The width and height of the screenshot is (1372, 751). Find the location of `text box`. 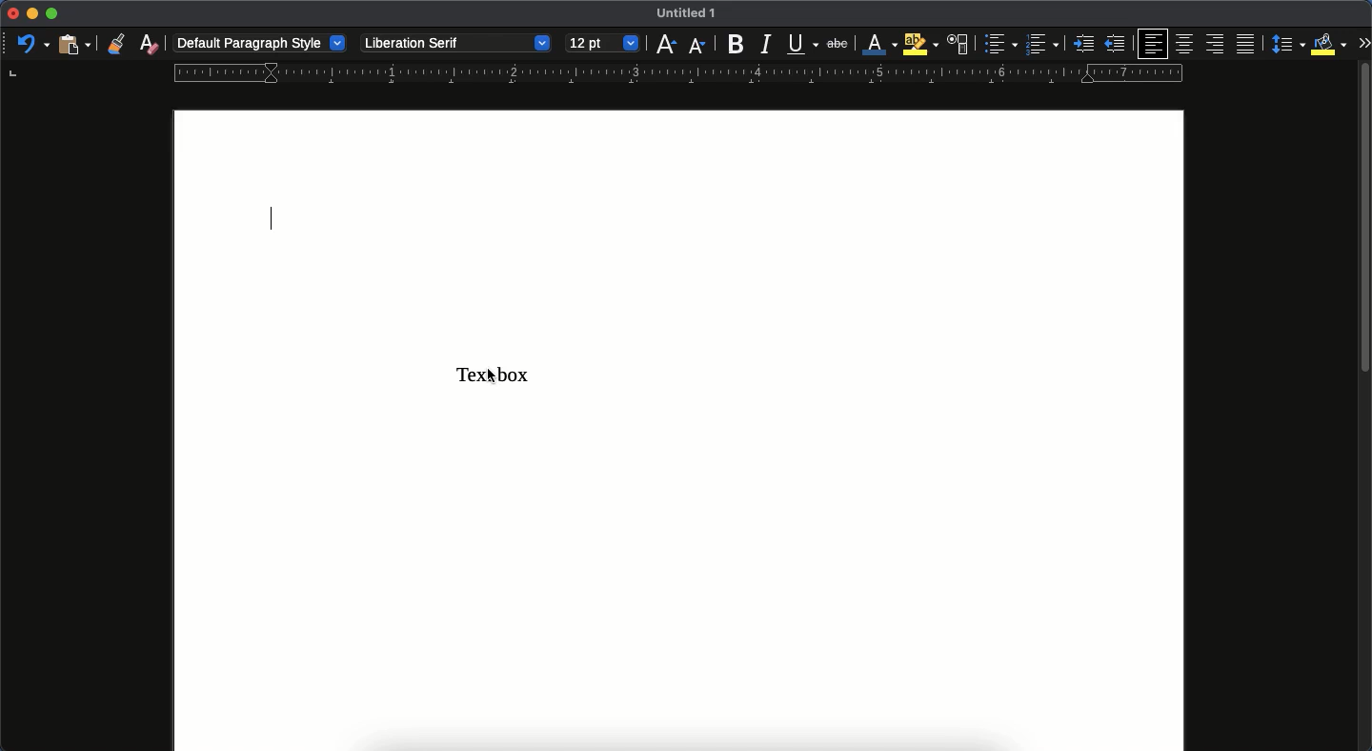

text box is located at coordinates (467, 375).